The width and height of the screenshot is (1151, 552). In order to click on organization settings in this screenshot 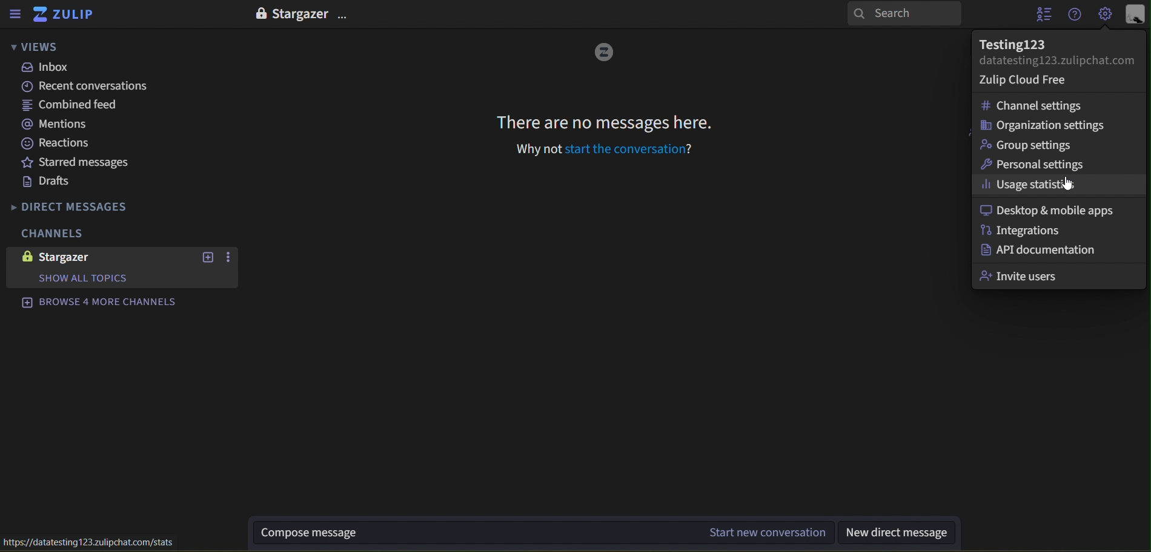, I will do `click(1044, 125)`.